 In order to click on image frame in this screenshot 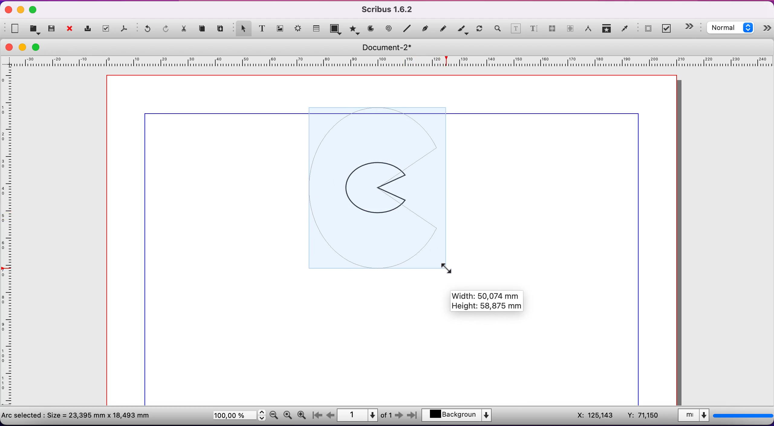, I will do `click(280, 27)`.